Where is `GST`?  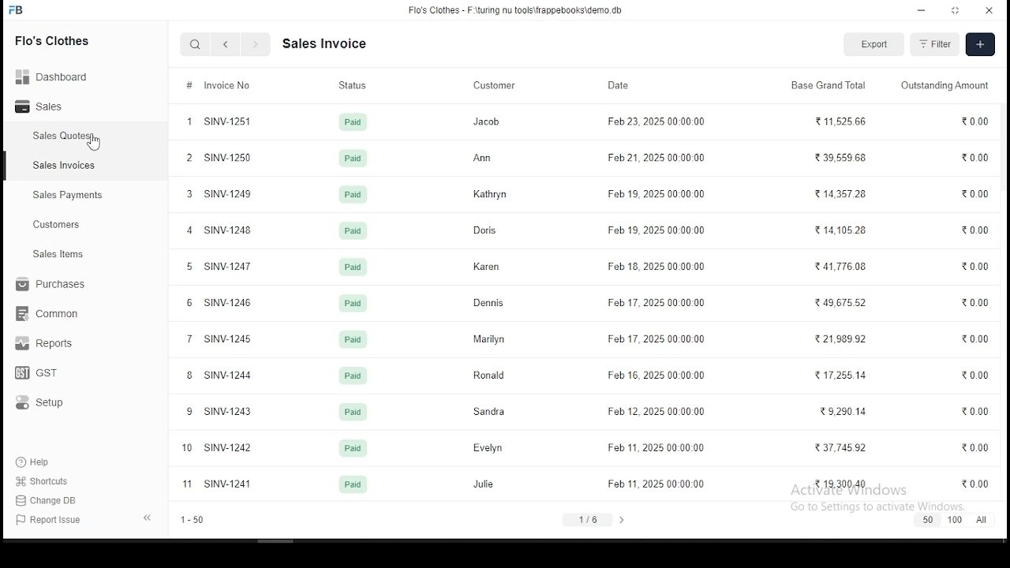
GST is located at coordinates (50, 374).